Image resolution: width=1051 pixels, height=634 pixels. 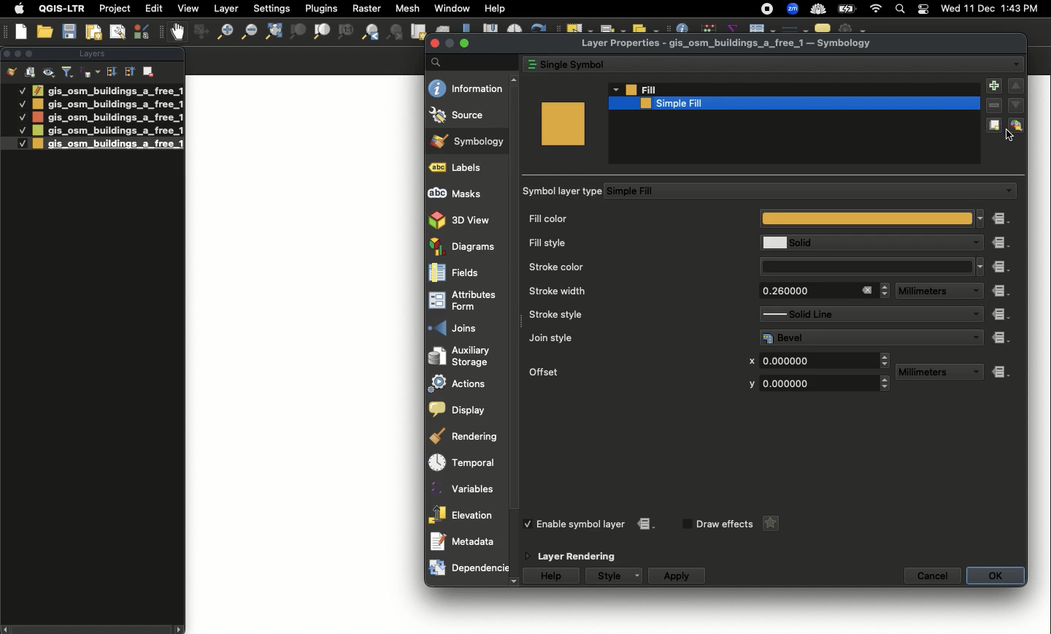 What do you see at coordinates (221, 34) in the screenshot?
I see `Zoom out` at bounding box center [221, 34].